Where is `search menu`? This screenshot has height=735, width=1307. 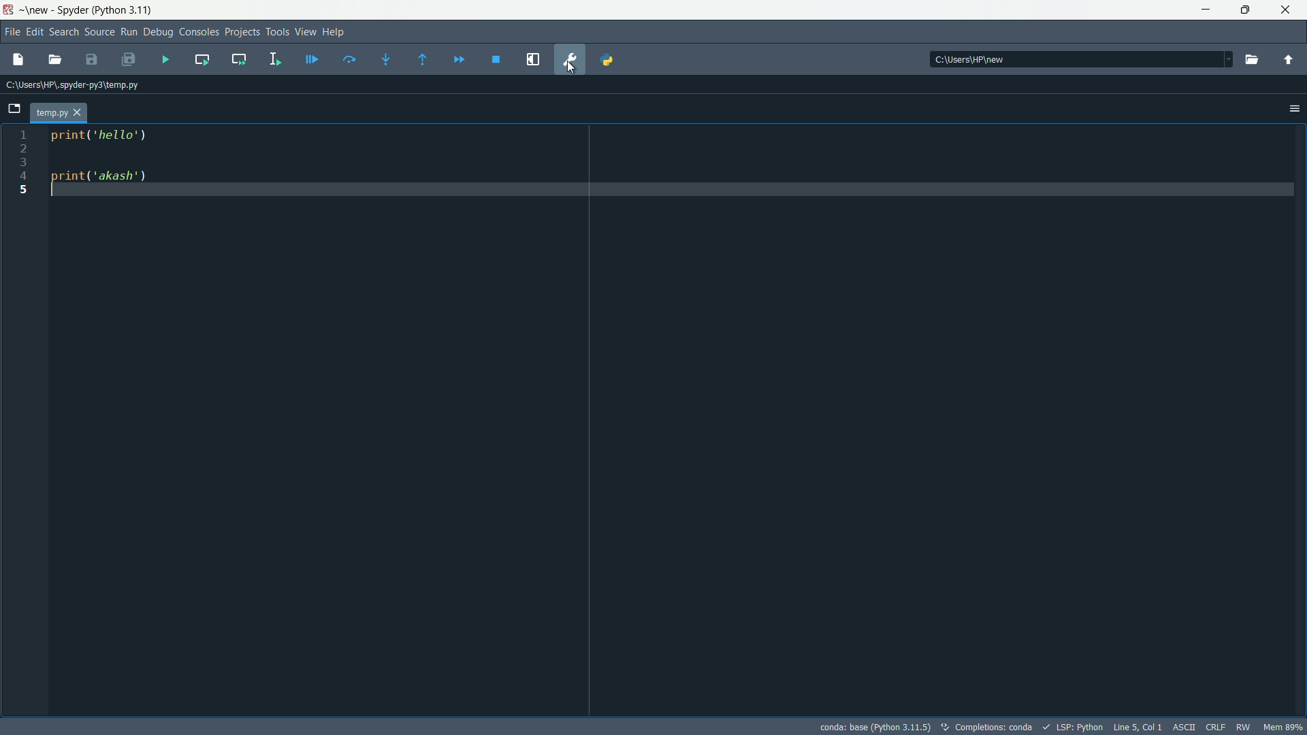 search menu is located at coordinates (65, 32).